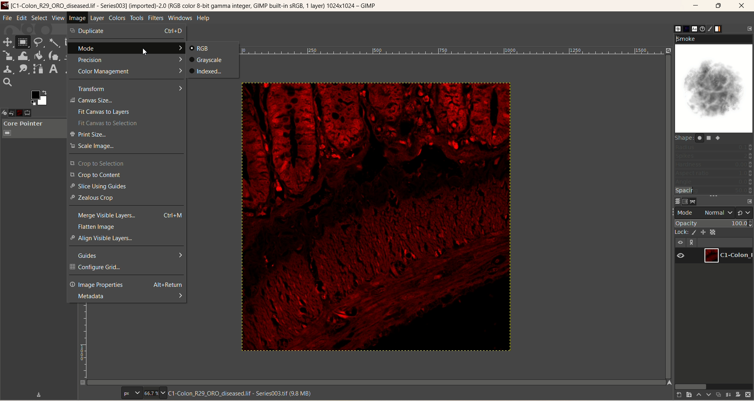  Describe the element at coordinates (717, 213) in the screenshot. I see `normal` at that location.